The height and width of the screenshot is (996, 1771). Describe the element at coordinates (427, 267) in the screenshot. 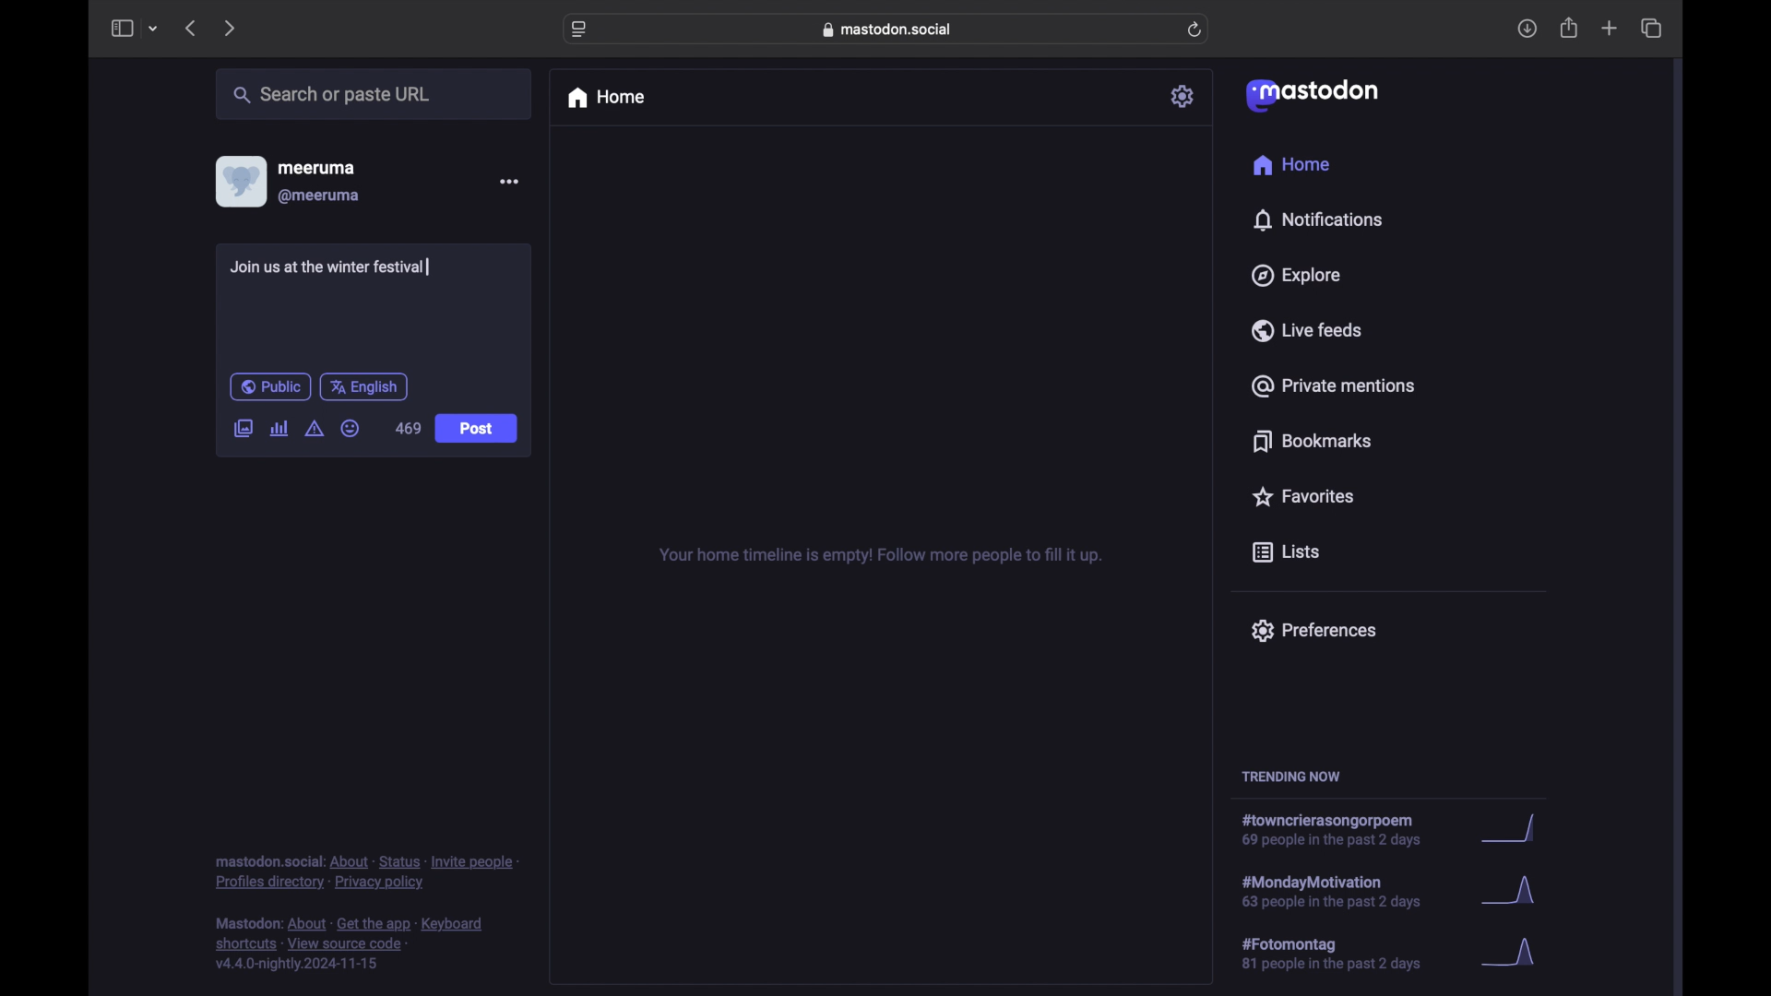

I see `text cursor` at that location.